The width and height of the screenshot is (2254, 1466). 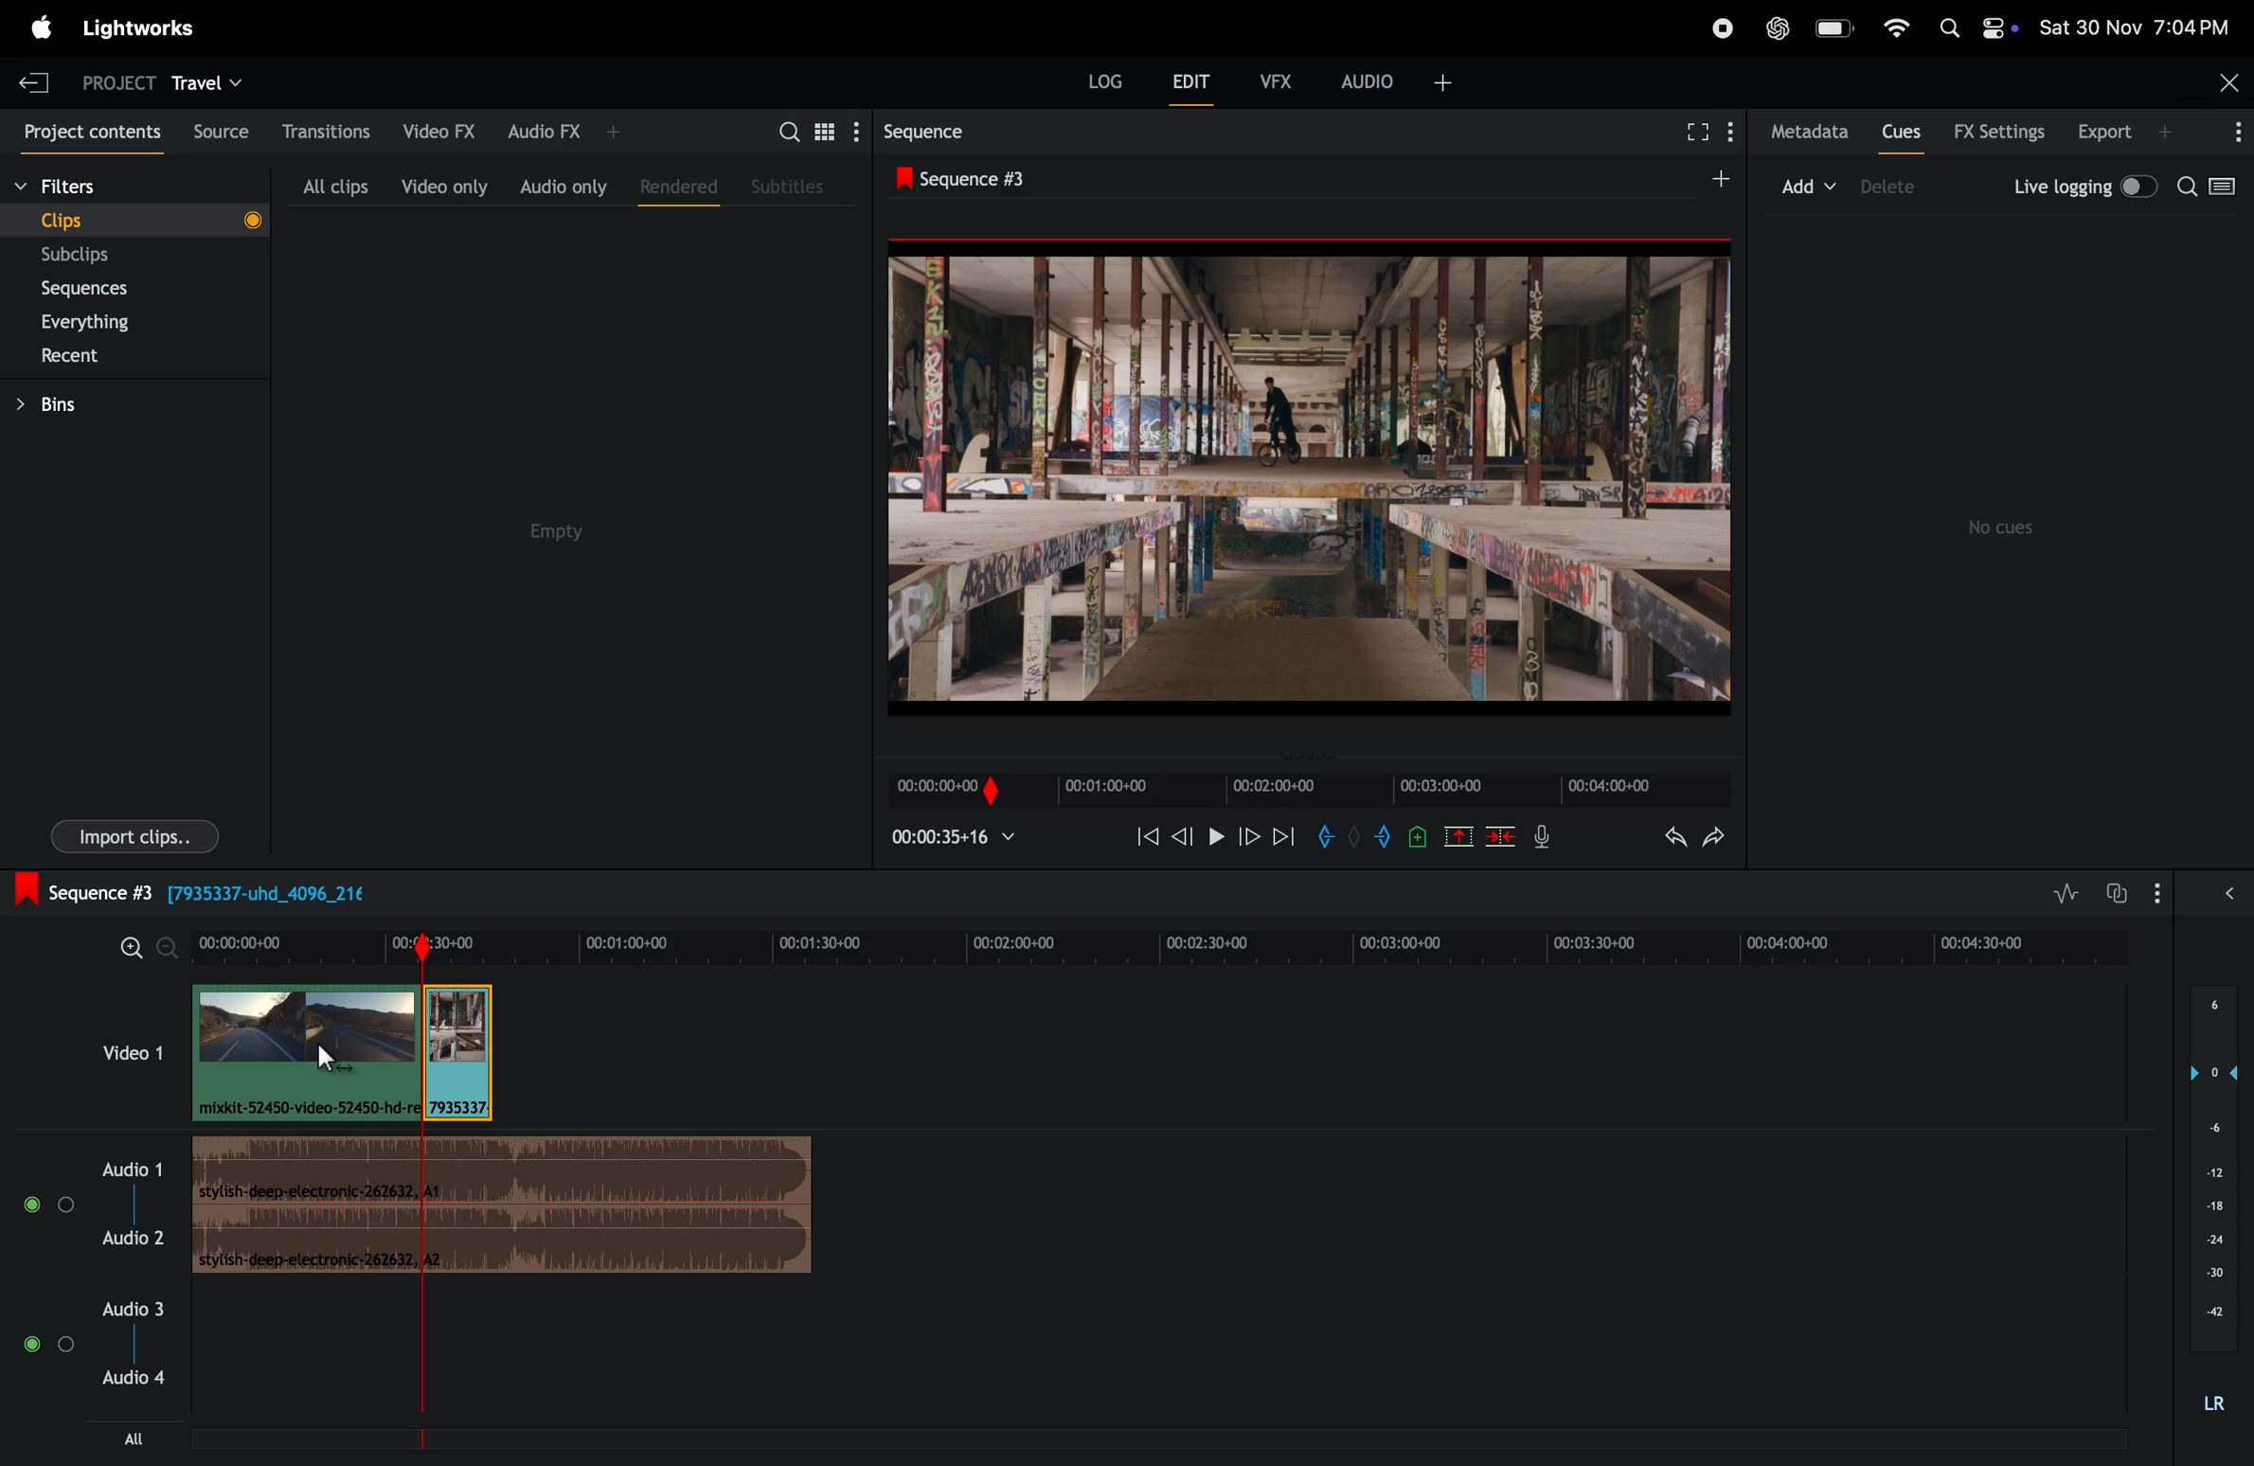 What do you see at coordinates (1352, 838) in the screenshot?
I see `` at bounding box center [1352, 838].